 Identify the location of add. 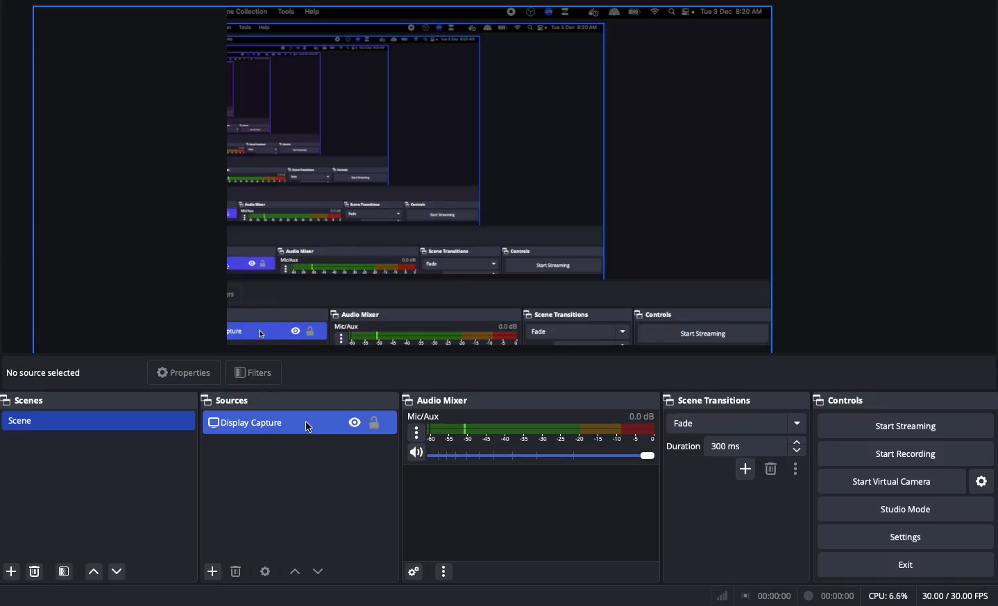
(743, 471).